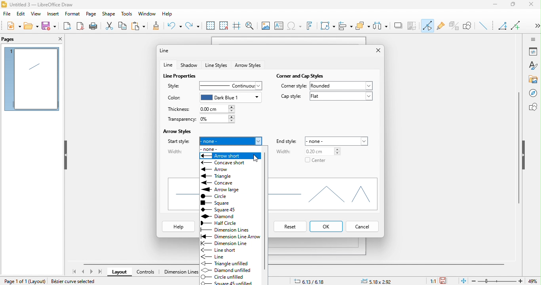 This screenshot has height=285, width=541. What do you see at coordinates (167, 50) in the screenshot?
I see `line` at bounding box center [167, 50].